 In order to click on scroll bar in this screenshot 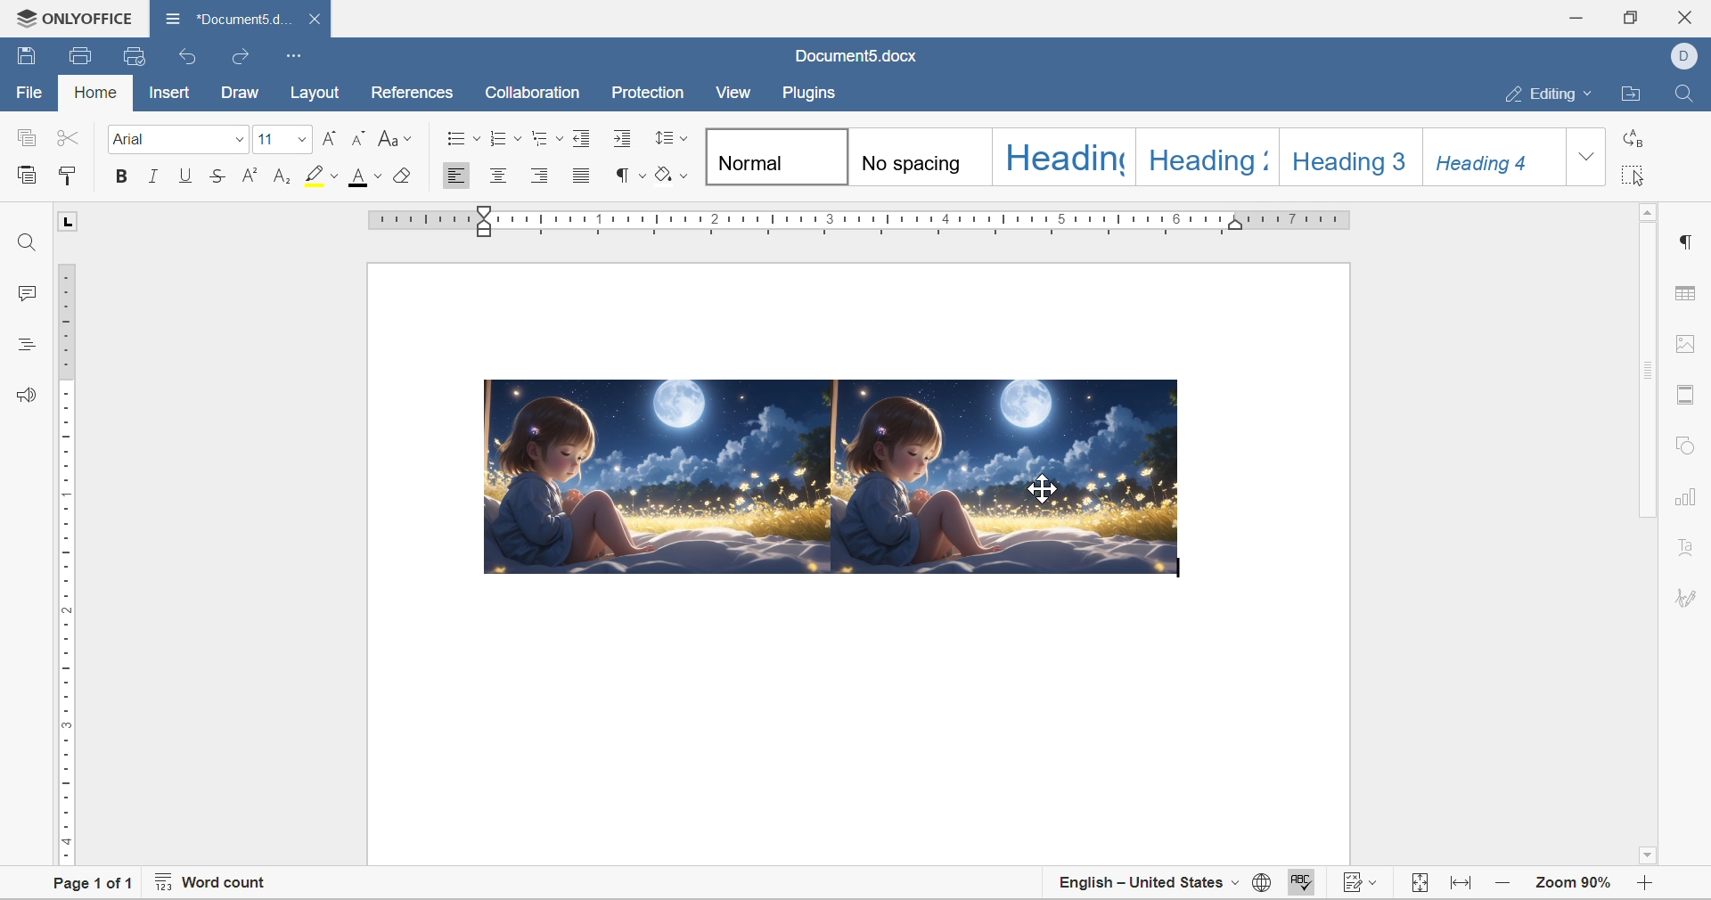, I will do `click(1649, 370)`.